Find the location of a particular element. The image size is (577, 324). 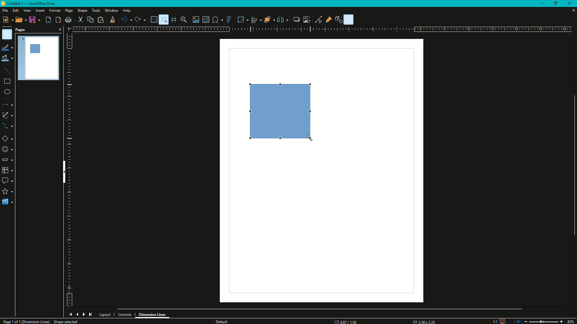

Print is located at coordinates (68, 20).